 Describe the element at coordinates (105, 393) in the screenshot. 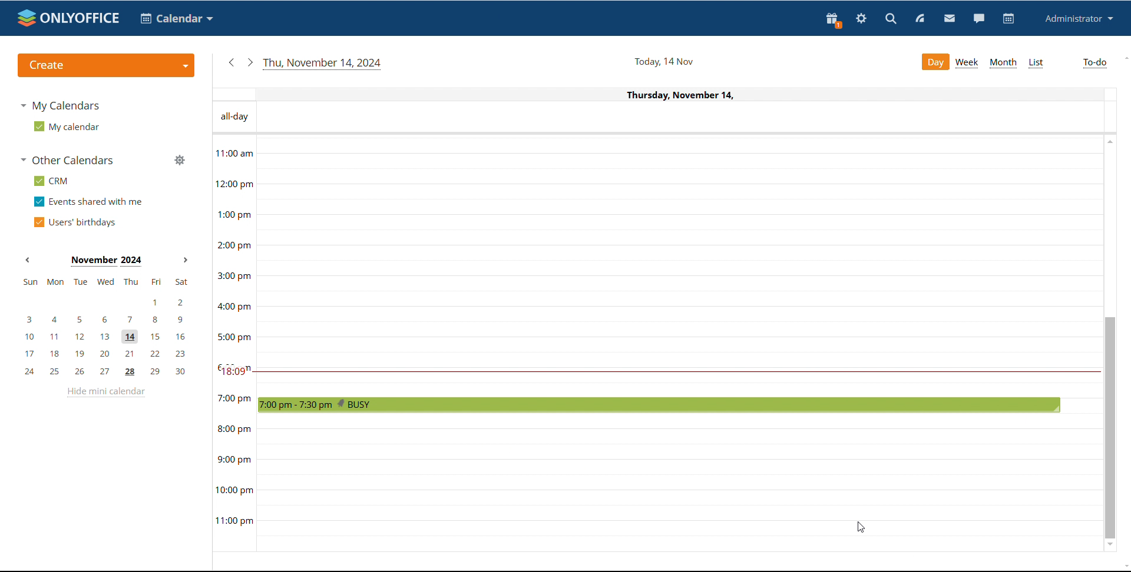

I see `hide mini calendar` at that location.